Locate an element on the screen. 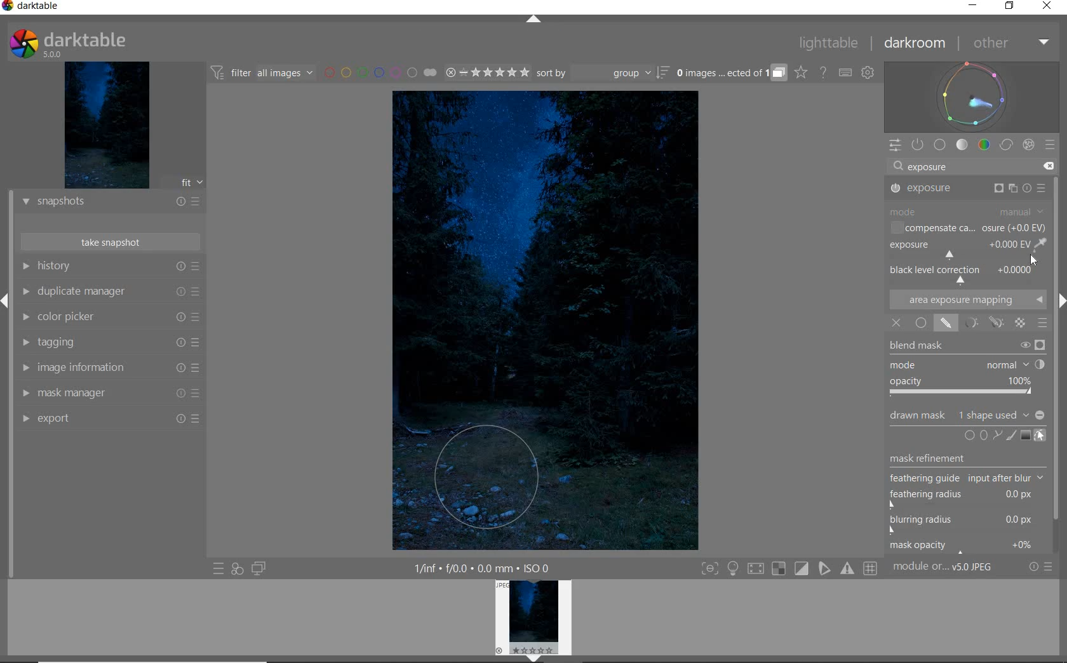  SORT is located at coordinates (603, 74).